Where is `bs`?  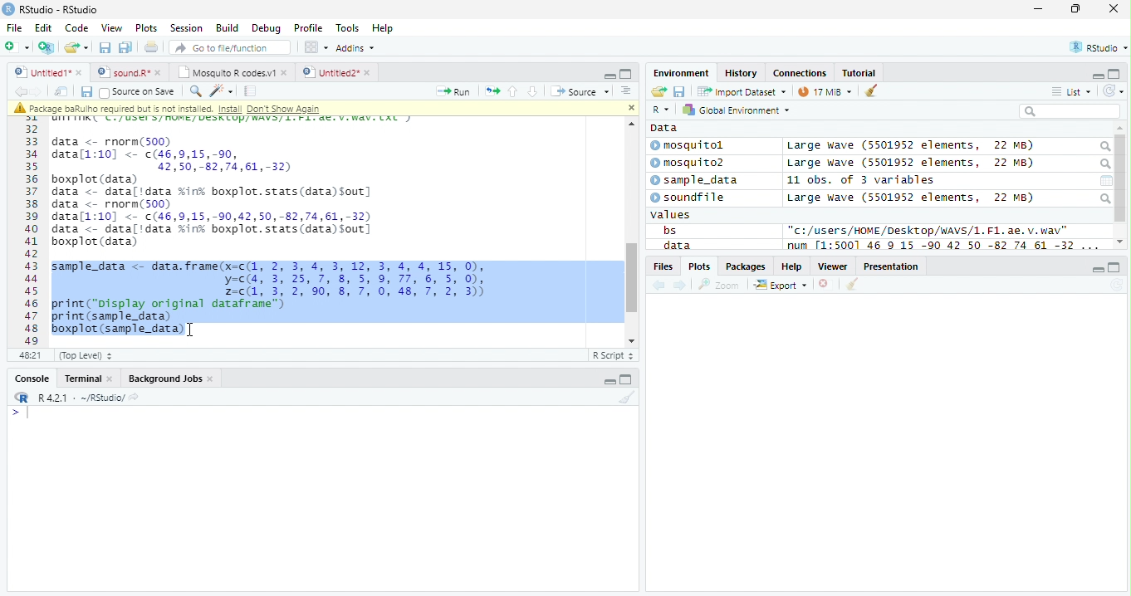
bs is located at coordinates (669, 230).